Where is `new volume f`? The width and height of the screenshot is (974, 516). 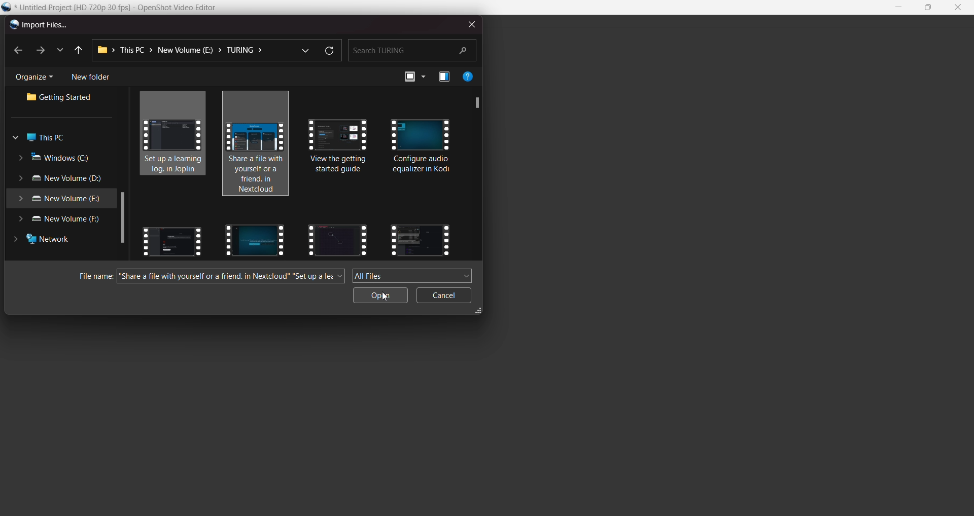
new volume f is located at coordinates (63, 220).